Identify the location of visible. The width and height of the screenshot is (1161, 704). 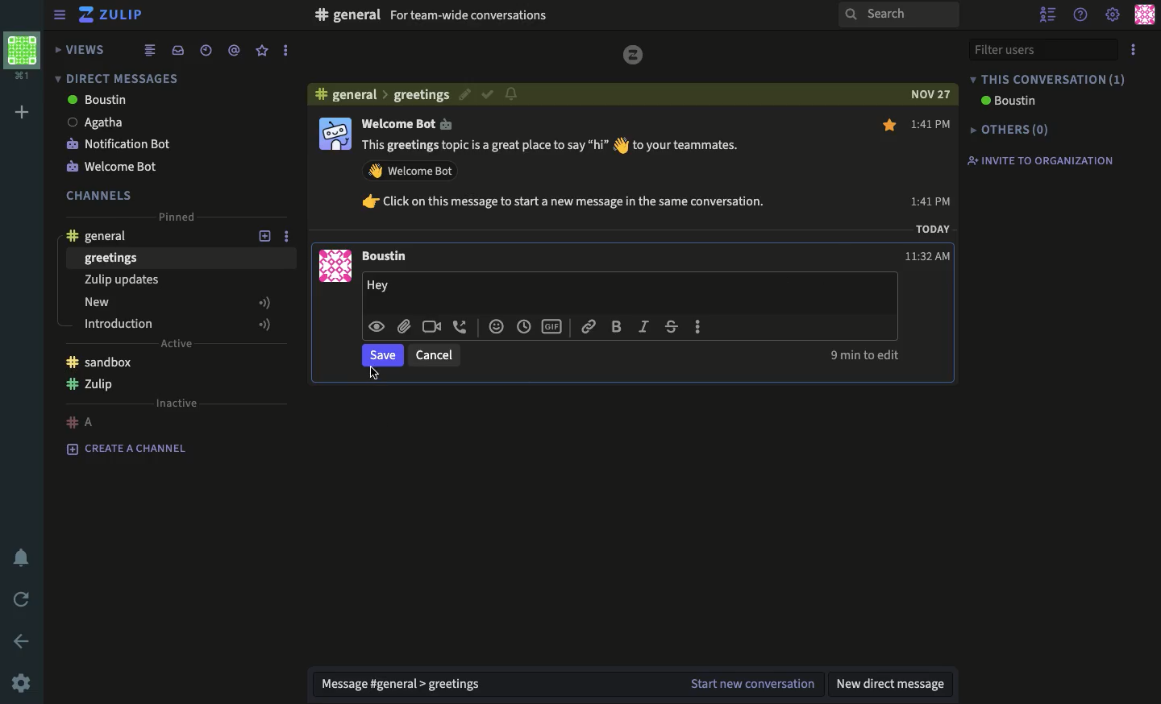
(377, 329).